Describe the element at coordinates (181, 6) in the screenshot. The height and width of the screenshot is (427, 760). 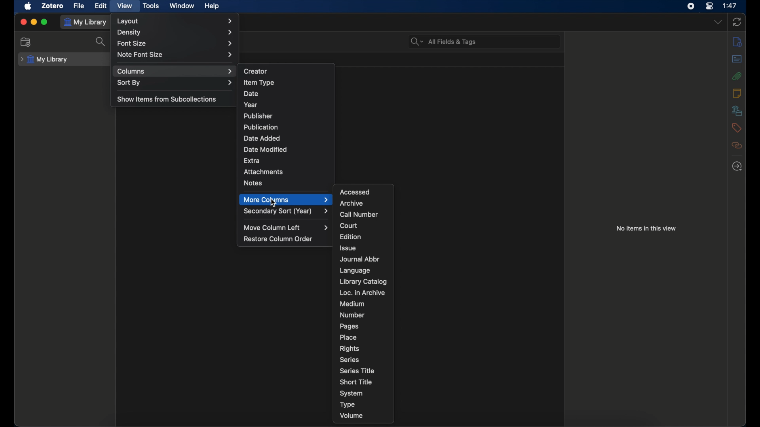
I see `window` at that location.